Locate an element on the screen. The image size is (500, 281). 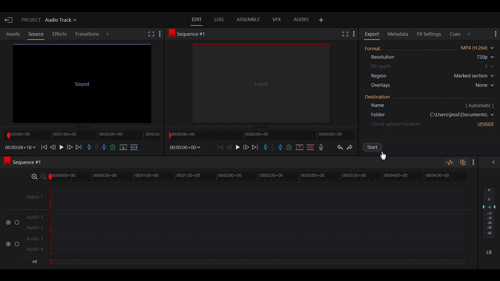
Record voice over is located at coordinates (321, 147).